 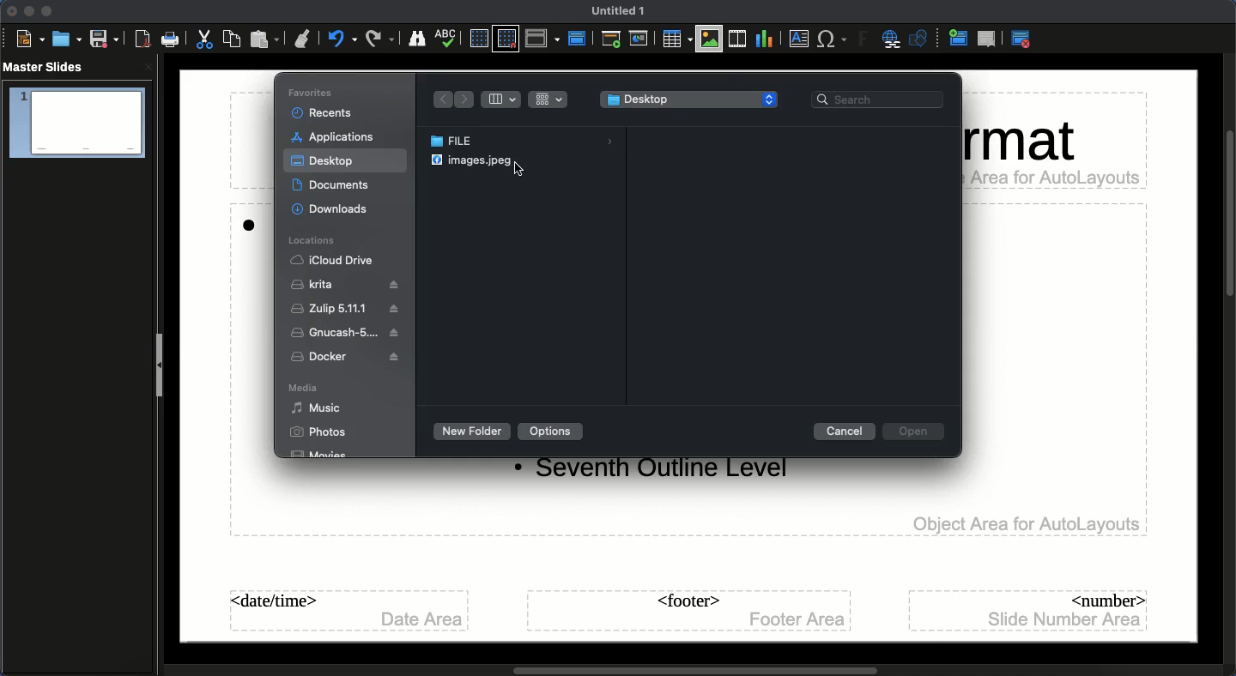 What do you see at coordinates (312, 92) in the screenshot?
I see `Favorites` at bounding box center [312, 92].